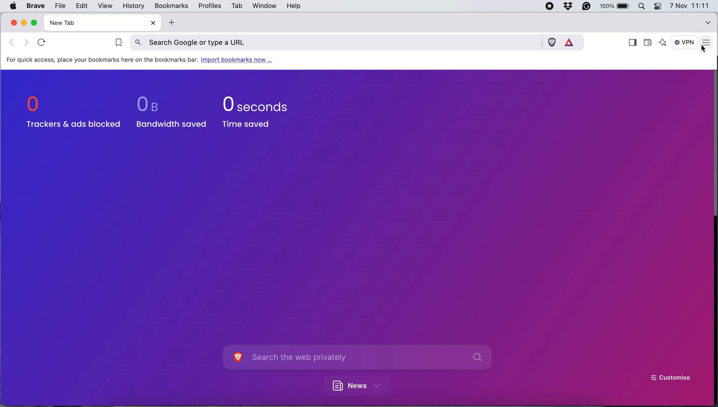 This screenshot has width=718, height=407. What do you see at coordinates (133, 6) in the screenshot?
I see `history` at bounding box center [133, 6].